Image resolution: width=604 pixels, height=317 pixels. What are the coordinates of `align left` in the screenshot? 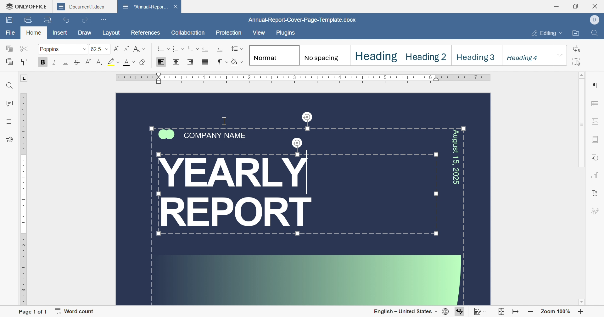 It's located at (160, 63).